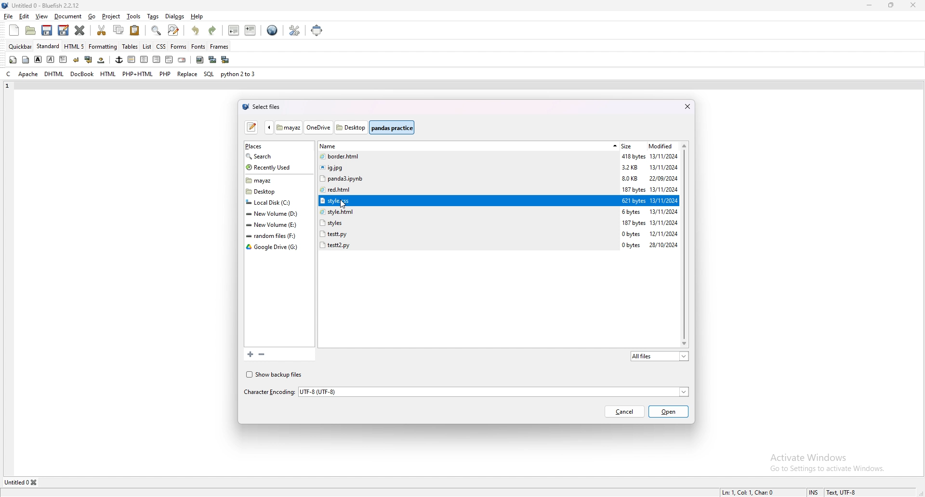 Image resolution: width=925 pixels, height=497 pixels. What do you see at coordinates (153, 16) in the screenshot?
I see `tags` at bounding box center [153, 16].